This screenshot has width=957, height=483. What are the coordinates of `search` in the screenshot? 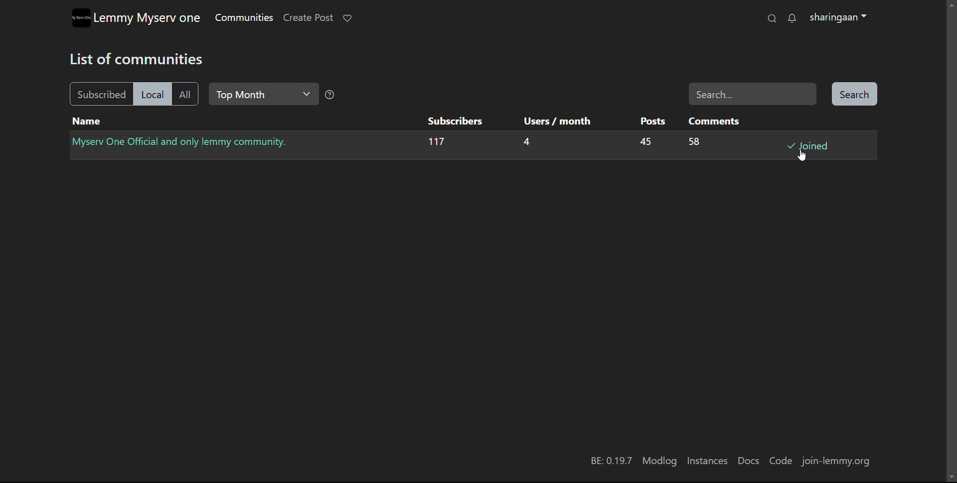 It's located at (854, 95).